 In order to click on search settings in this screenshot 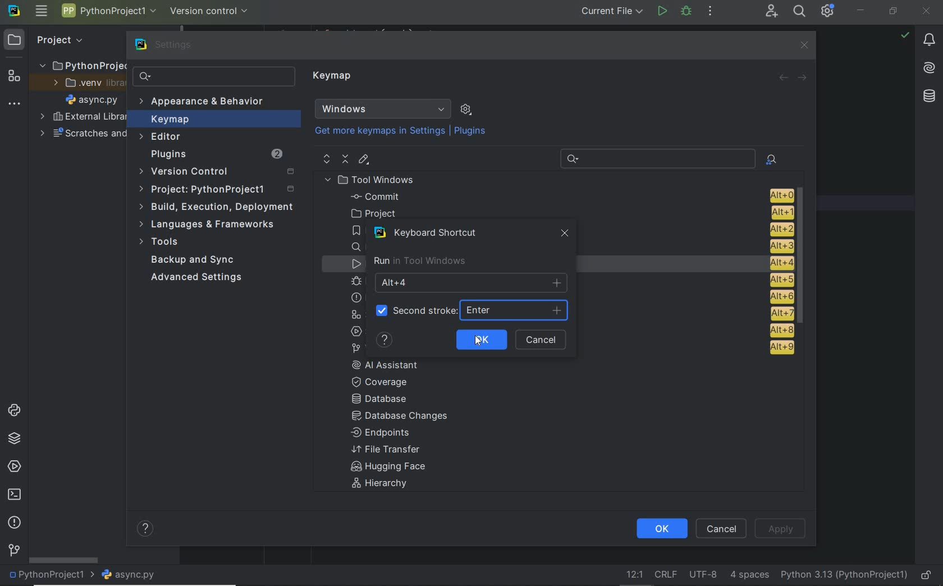, I will do `click(214, 76)`.